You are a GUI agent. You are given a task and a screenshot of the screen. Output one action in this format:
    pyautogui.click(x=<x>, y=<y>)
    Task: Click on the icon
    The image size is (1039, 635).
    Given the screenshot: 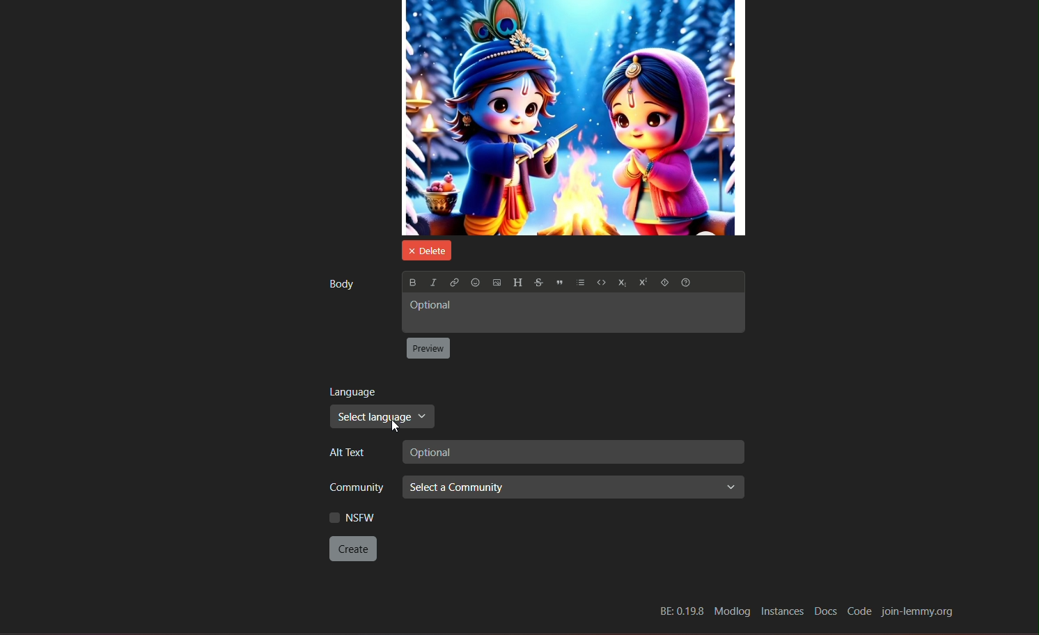 What is the action you would take?
    pyautogui.click(x=664, y=283)
    